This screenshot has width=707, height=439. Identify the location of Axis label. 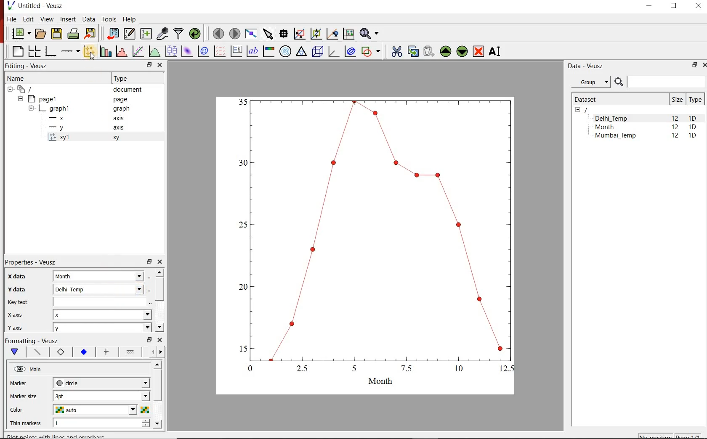
(59, 352).